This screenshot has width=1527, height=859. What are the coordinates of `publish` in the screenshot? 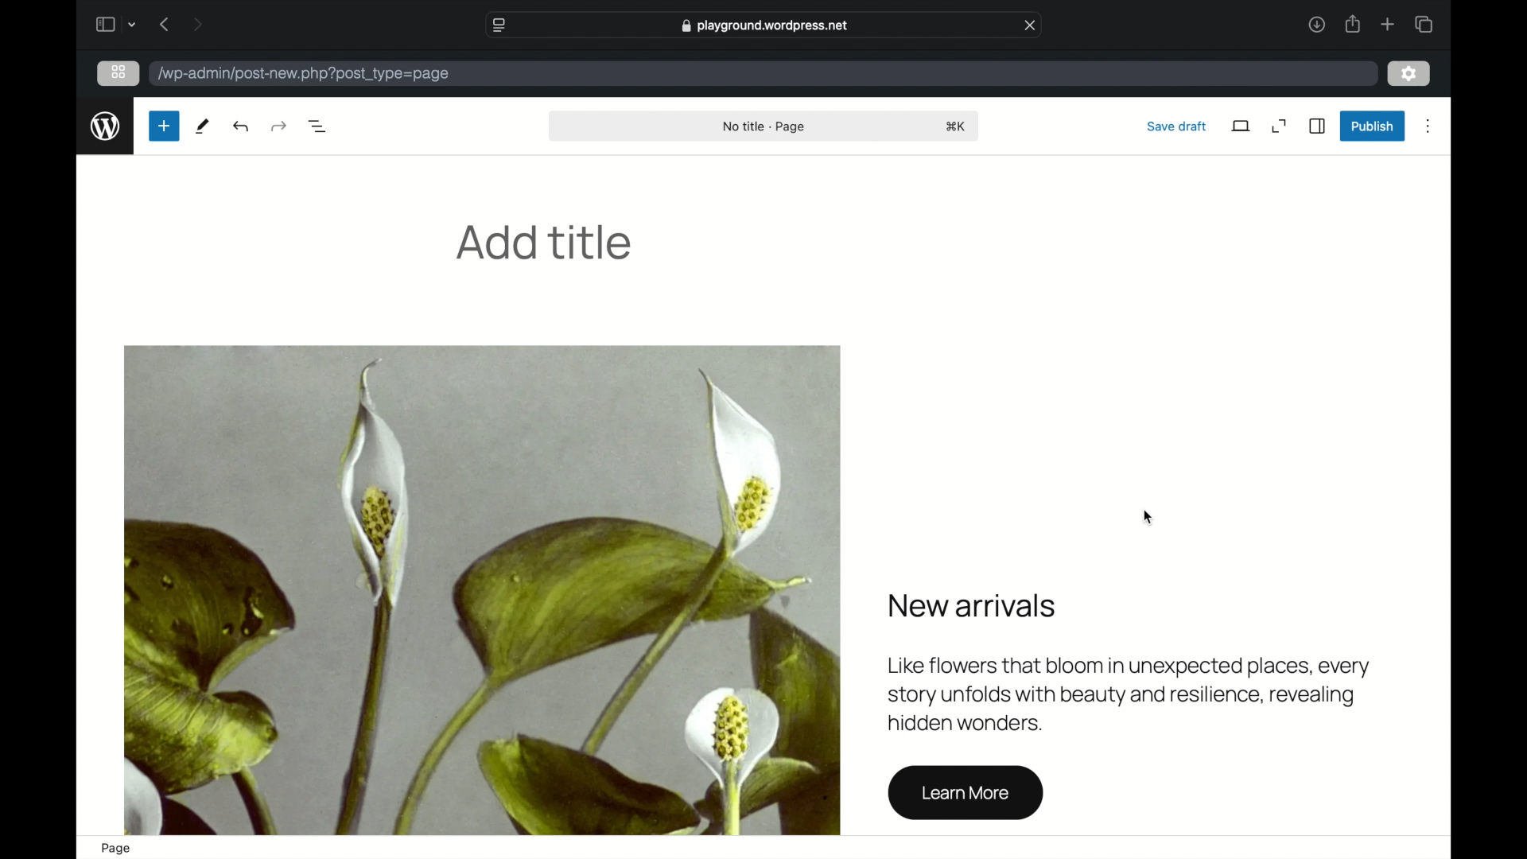 It's located at (1371, 126).